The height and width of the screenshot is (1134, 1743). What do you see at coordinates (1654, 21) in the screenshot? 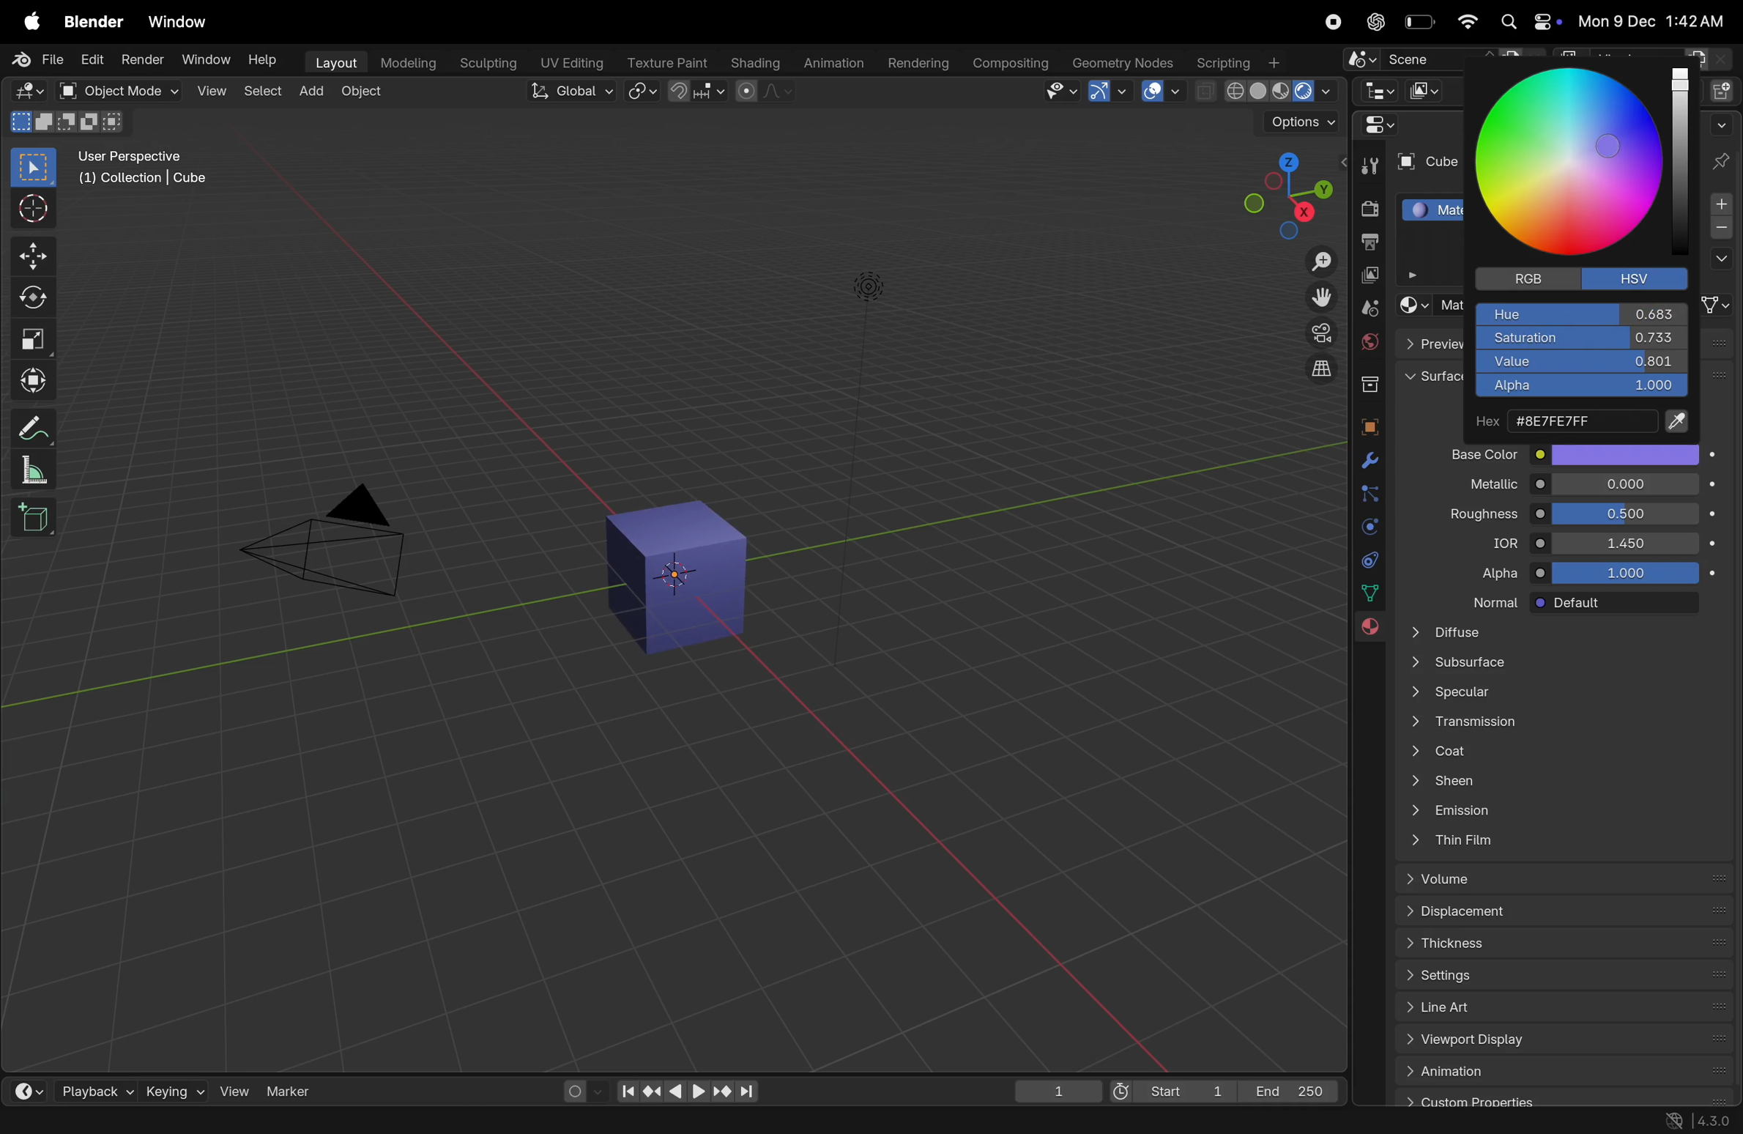
I see `date and time` at bounding box center [1654, 21].